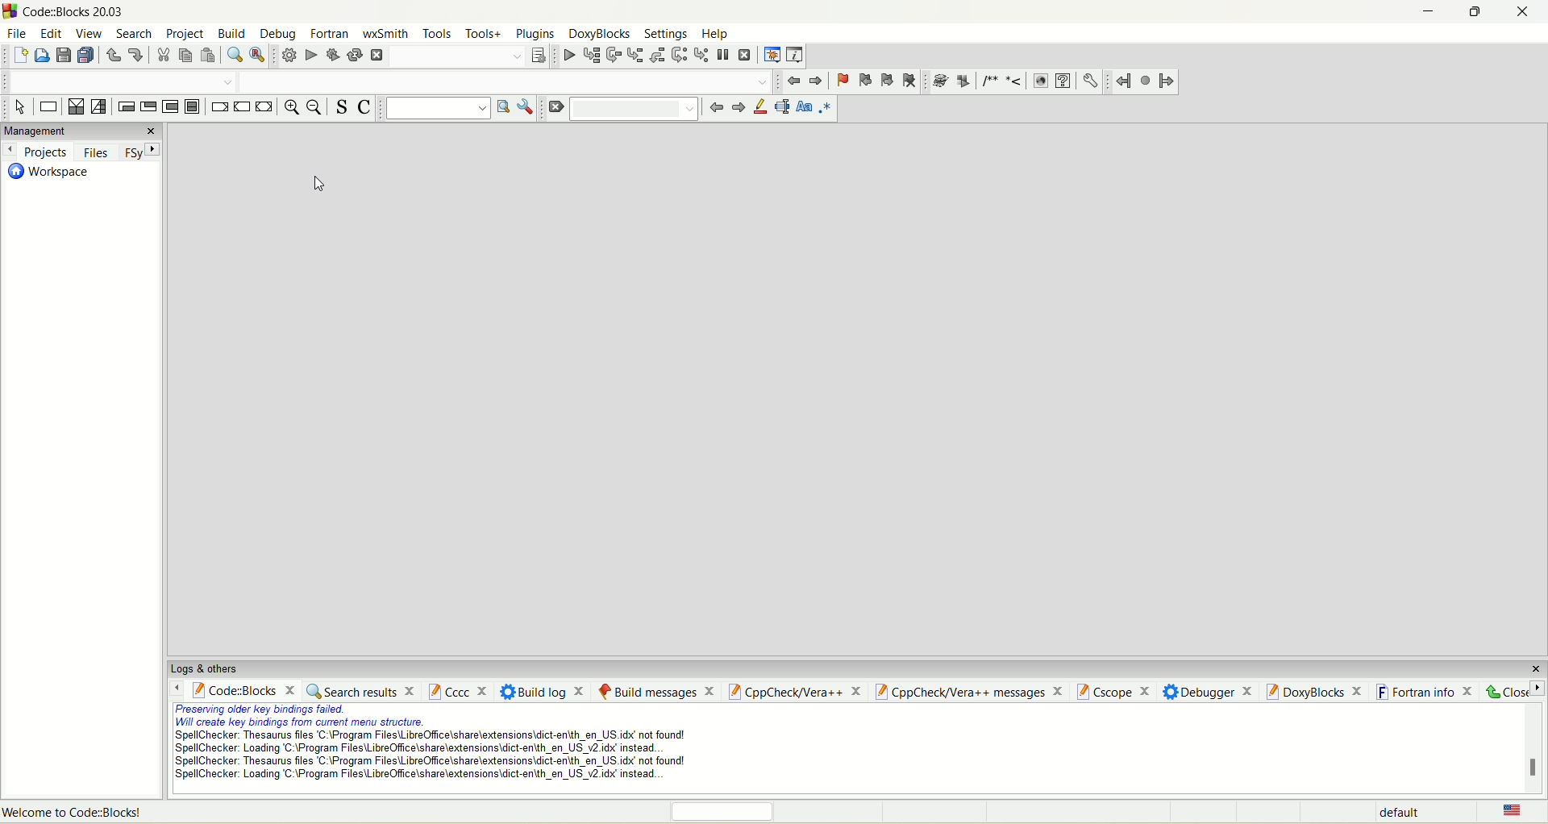 This screenshot has width=1548, height=824. I want to click on rebuild, so click(354, 56).